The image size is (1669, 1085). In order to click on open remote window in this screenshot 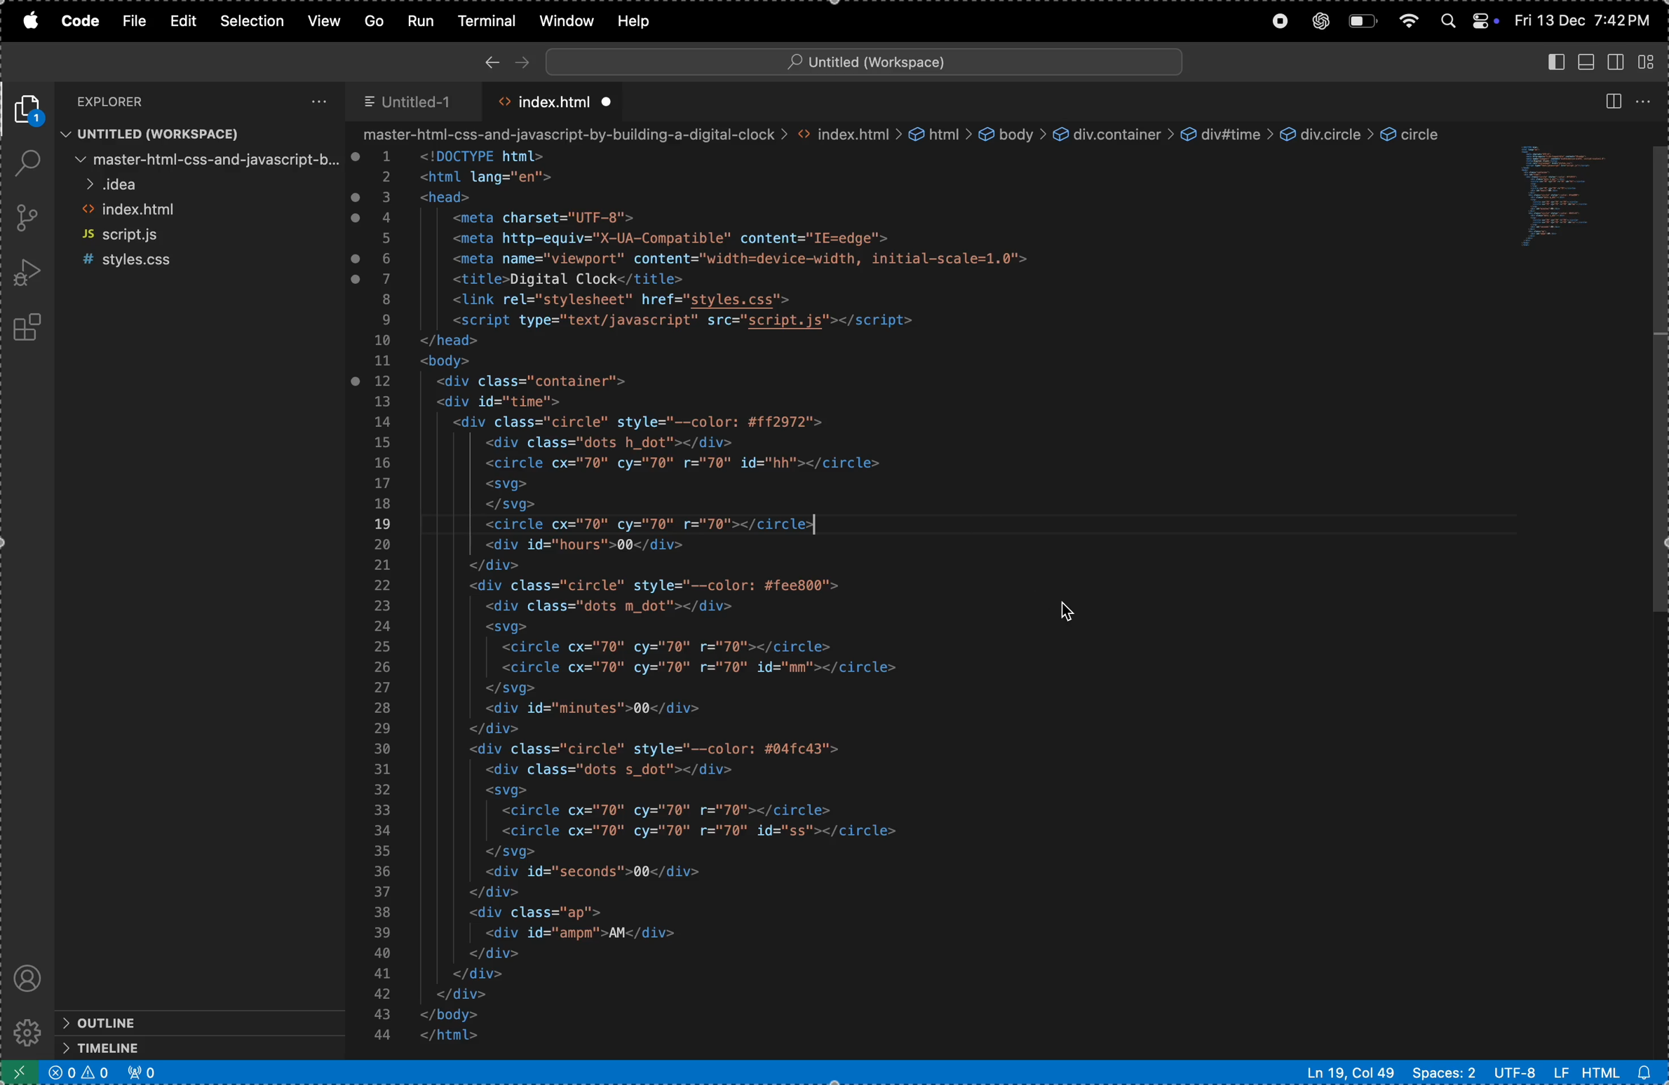, I will do `click(17, 1072)`.